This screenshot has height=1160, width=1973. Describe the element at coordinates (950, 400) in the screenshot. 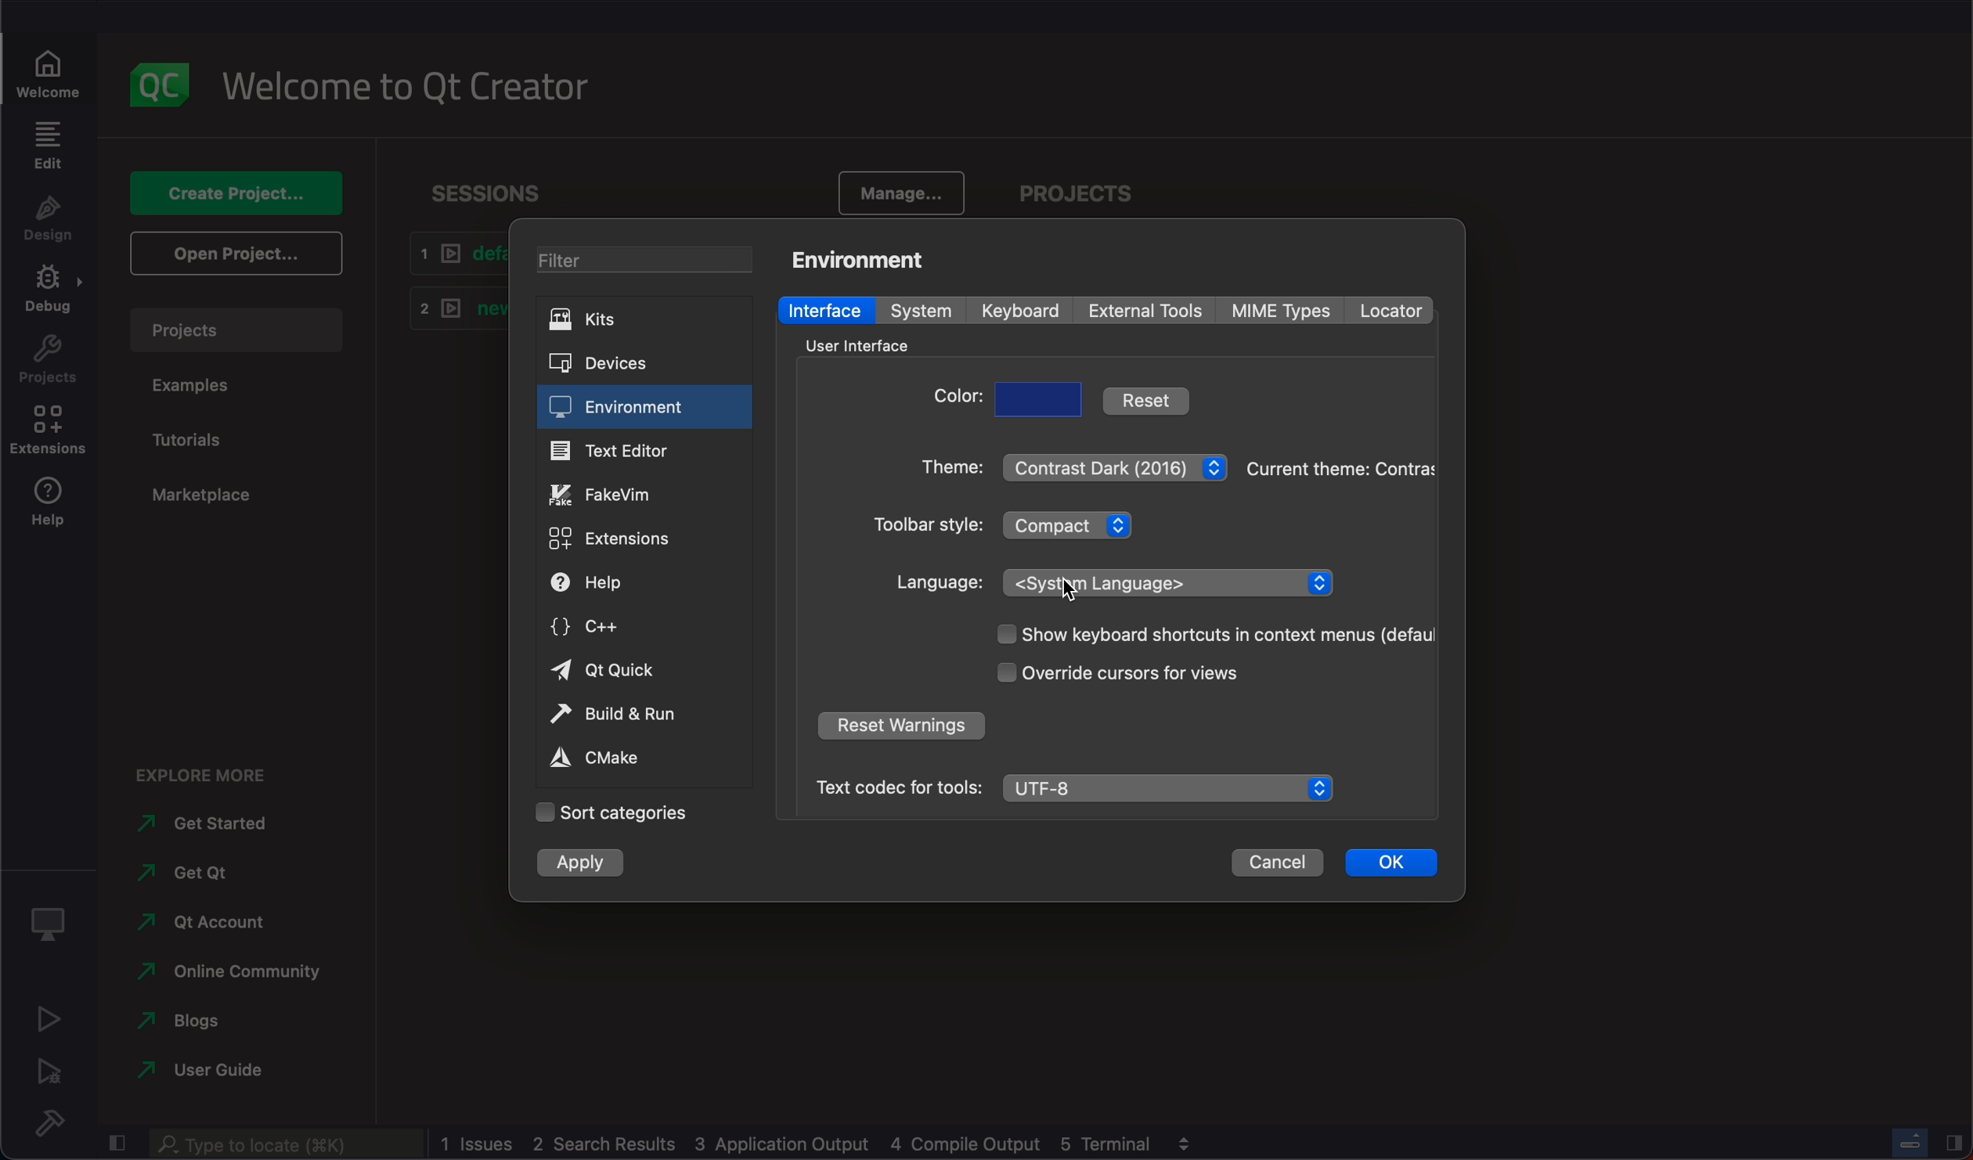

I see `color` at that location.